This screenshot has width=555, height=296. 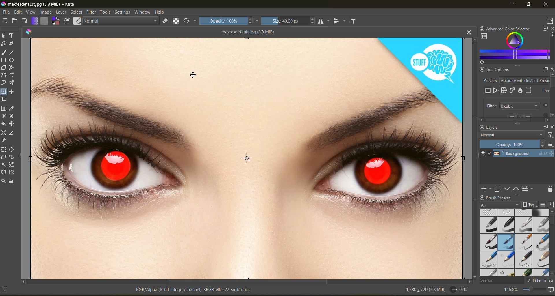 What do you see at coordinates (552, 219) in the screenshot?
I see `vertical scroll bar` at bounding box center [552, 219].